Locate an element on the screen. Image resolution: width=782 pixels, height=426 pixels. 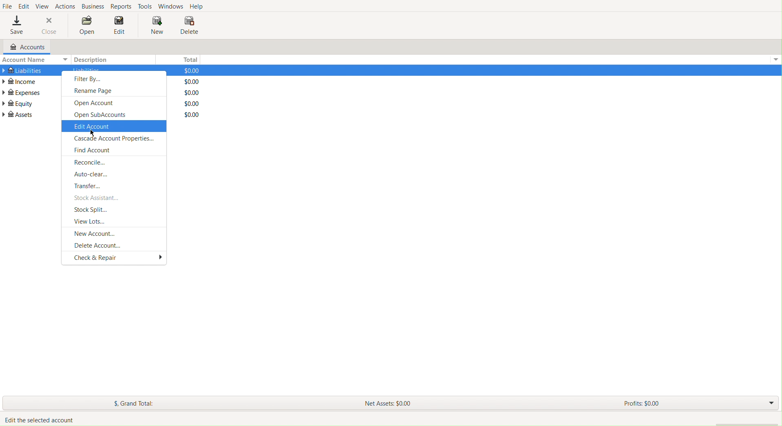
Auto-clear is located at coordinates (91, 174).